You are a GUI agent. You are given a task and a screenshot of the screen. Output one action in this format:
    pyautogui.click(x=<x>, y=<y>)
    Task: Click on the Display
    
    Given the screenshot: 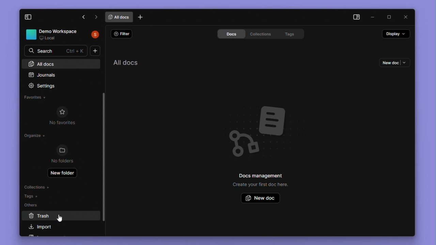 What is the action you would take?
    pyautogui.click(x=396, y=34)
    